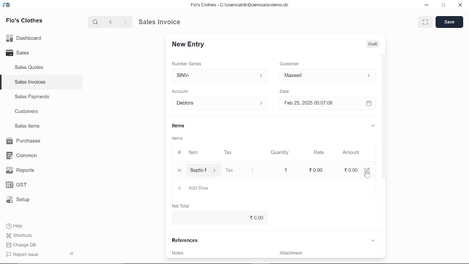 This screenshot has width=469, height=264. What do you see at coordinates (30, 68) in the screenshot?
I see `Sales Quotes` at bounding box center [30, 68].